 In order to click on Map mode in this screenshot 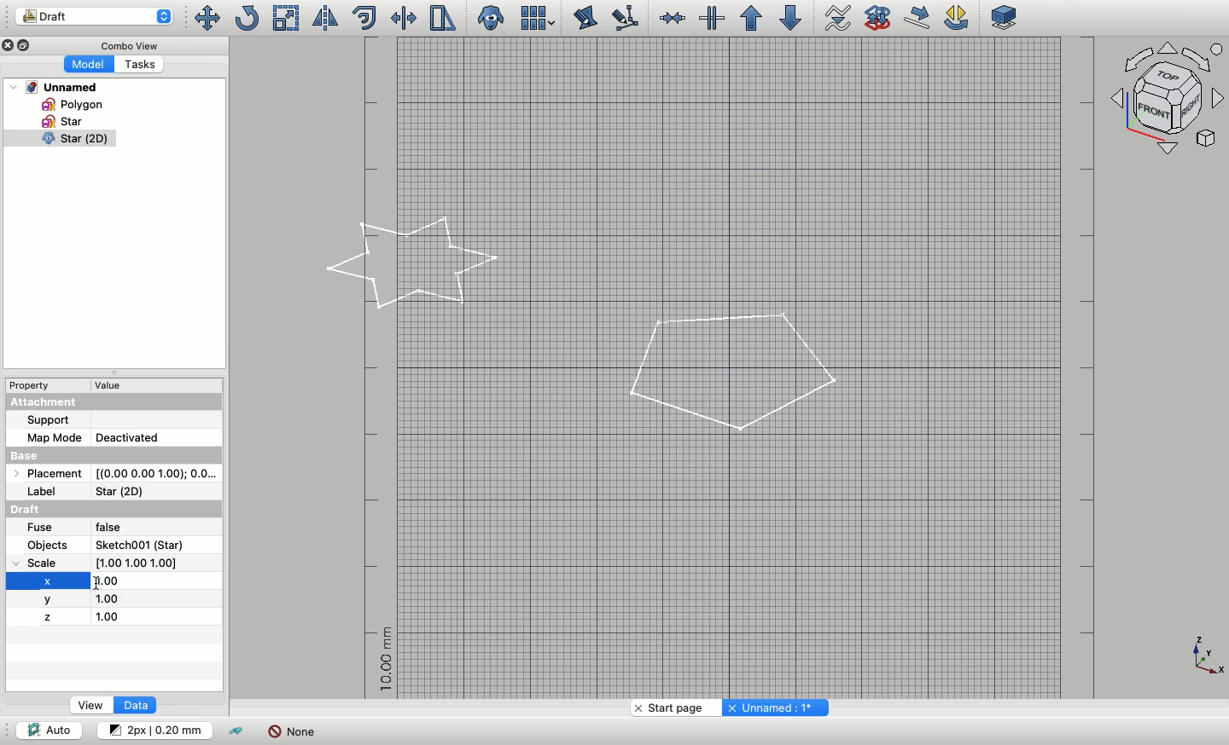, I will do `click(54, 438)`.